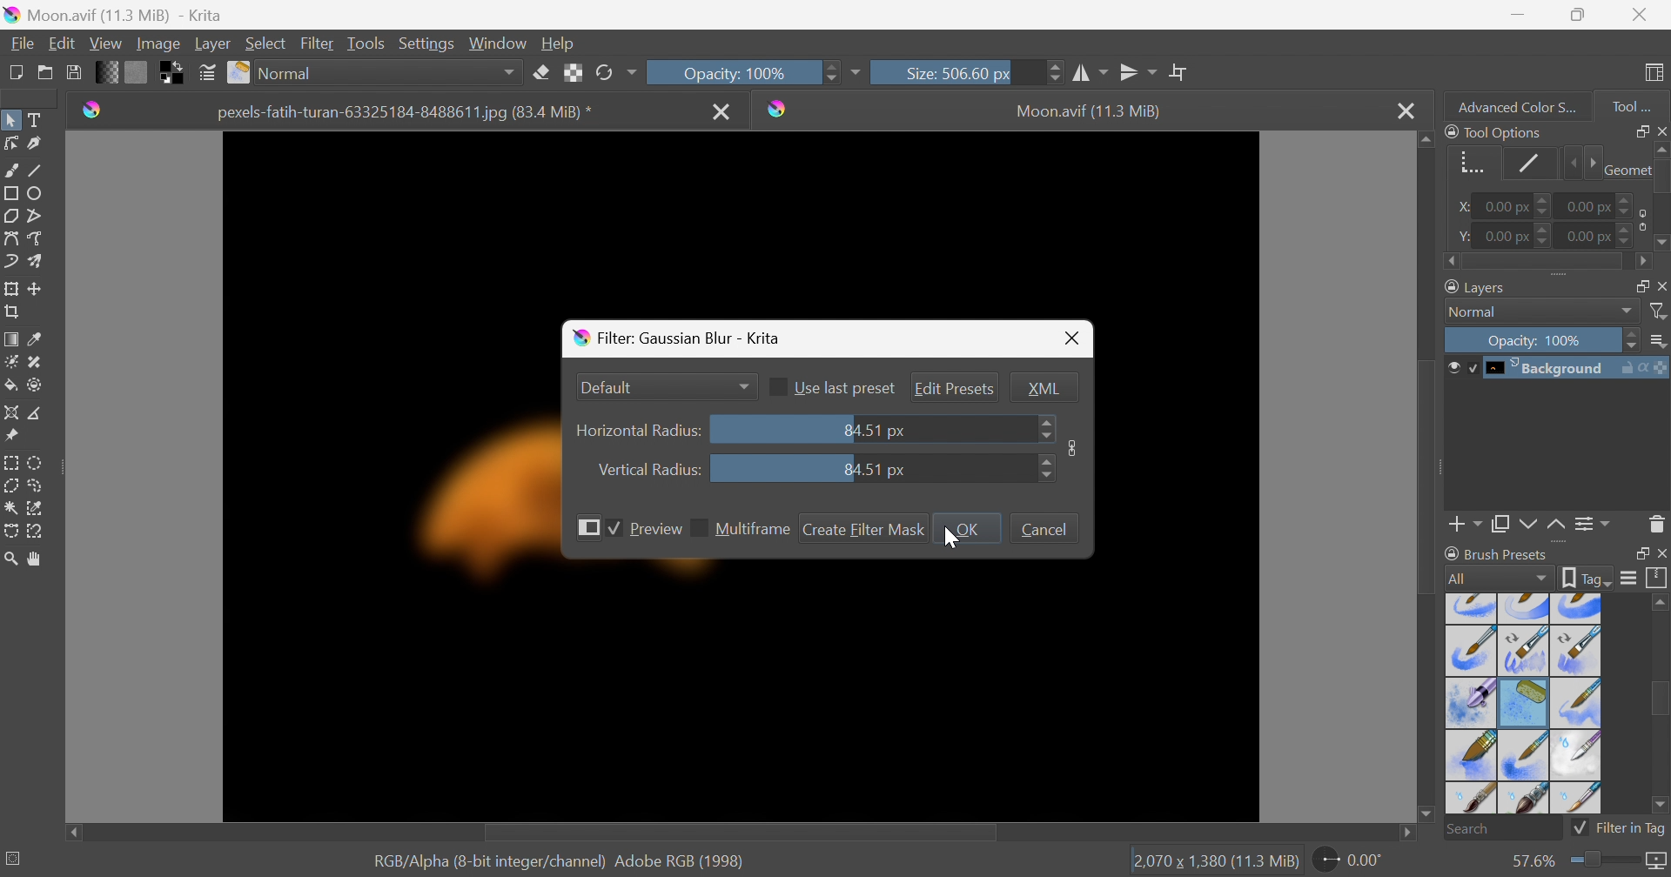  I want to click on Edit, so click(63, 43).